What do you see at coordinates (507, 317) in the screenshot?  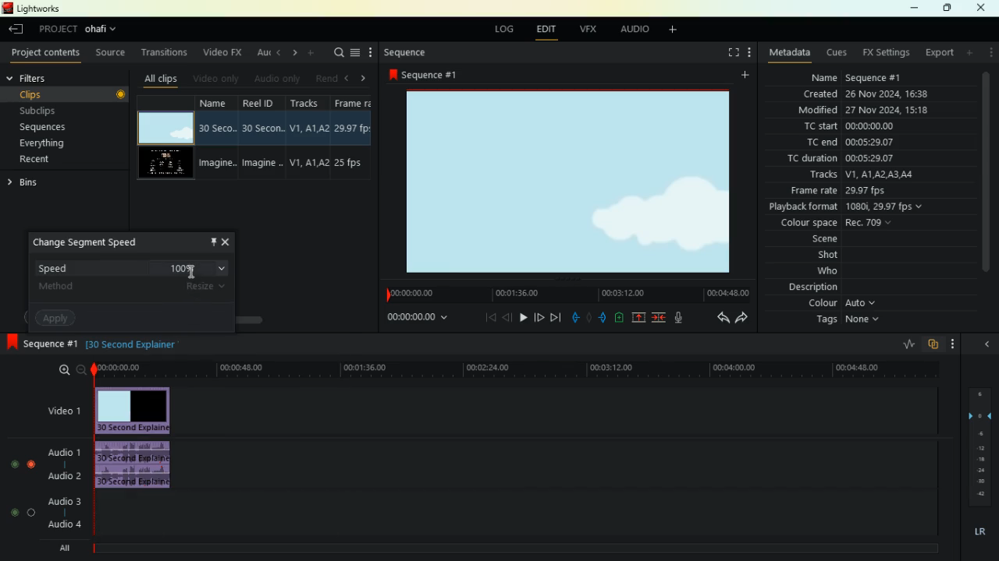 I see `back` at bounding box center [507, 317].